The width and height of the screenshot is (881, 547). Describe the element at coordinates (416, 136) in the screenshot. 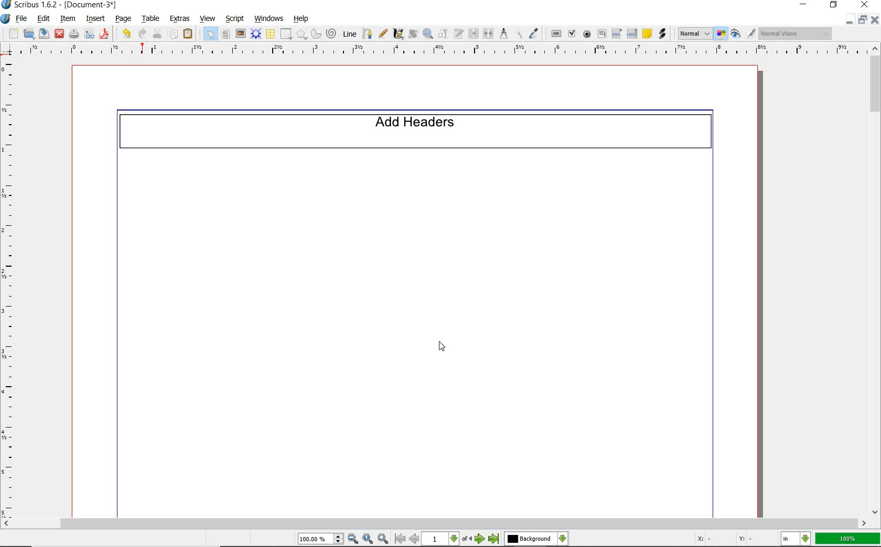

I see `Add headers` at that location.